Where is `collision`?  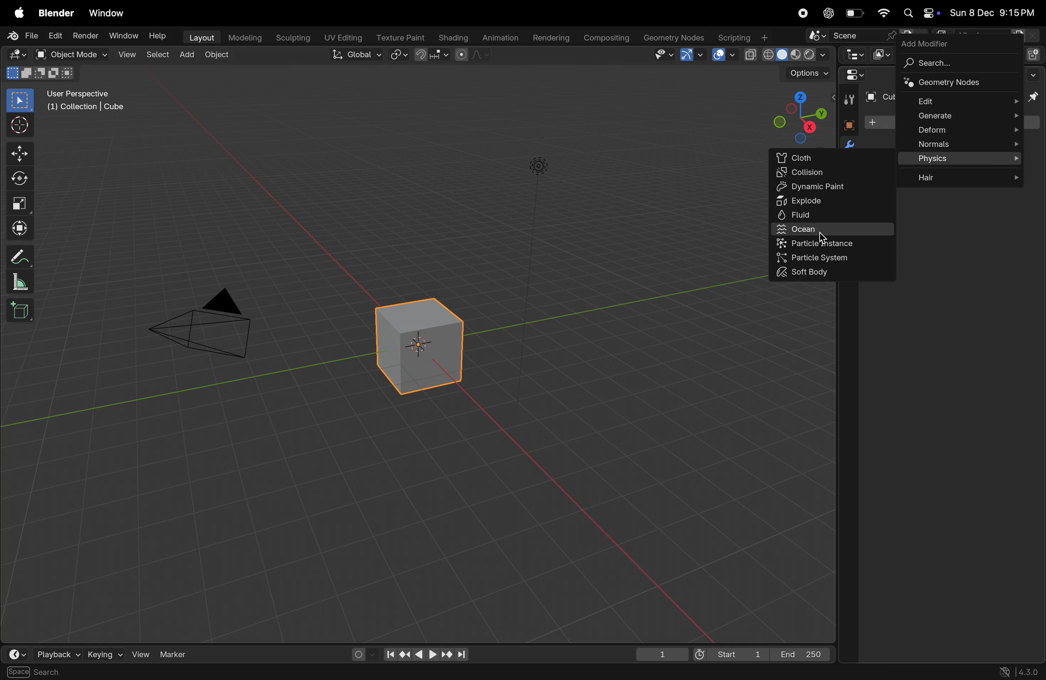
collision is located at coordinates (835, 173).